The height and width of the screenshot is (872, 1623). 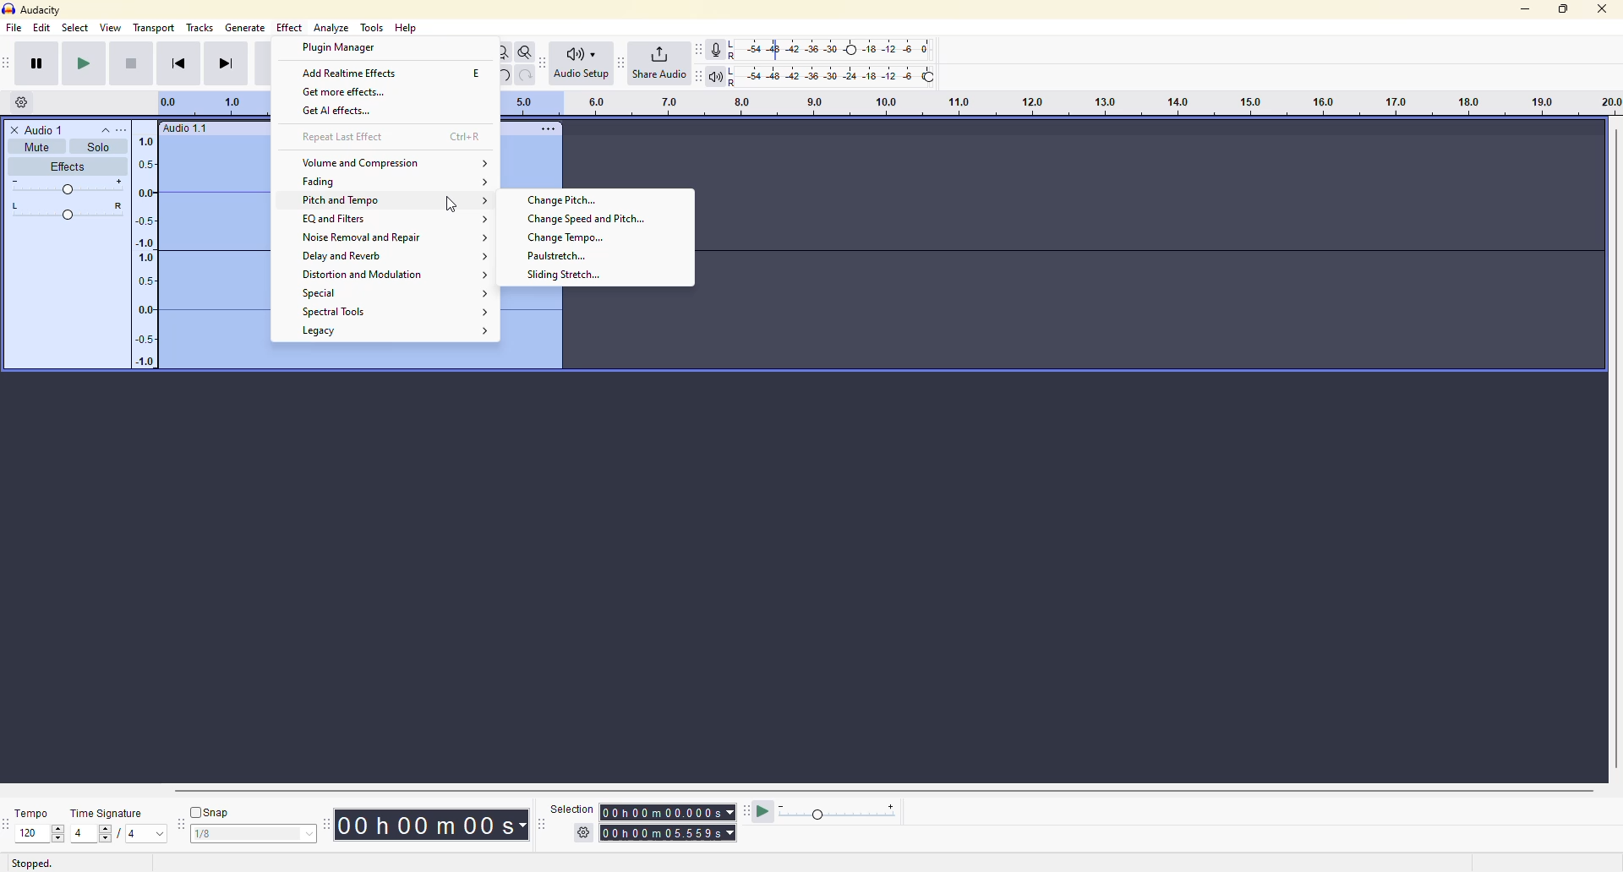 What do you see at coordinates (186, 128) in the screenshot?
I see `audio` at bounding box center [186, 128].